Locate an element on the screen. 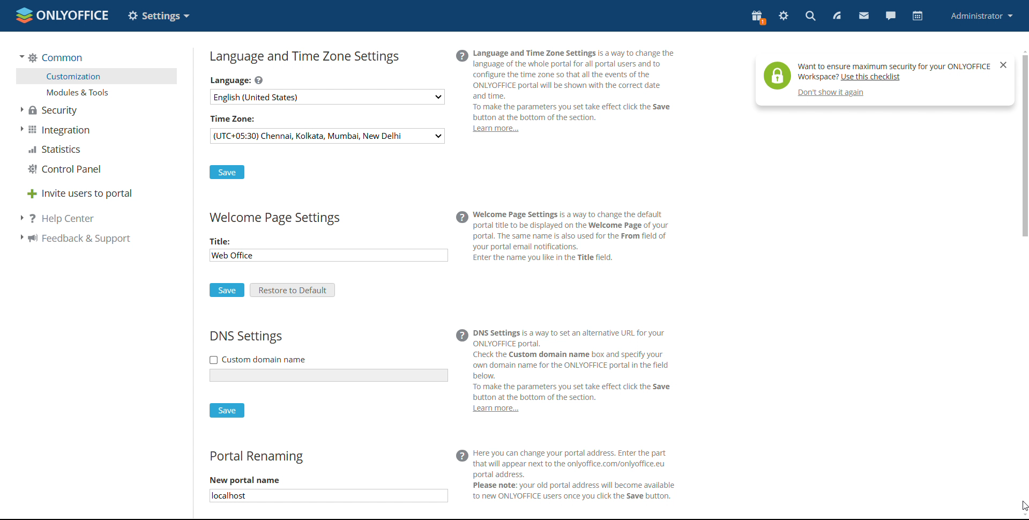 This screenshot has height=520, width=1029. scrollbar is located at coordinates (1025, 146).